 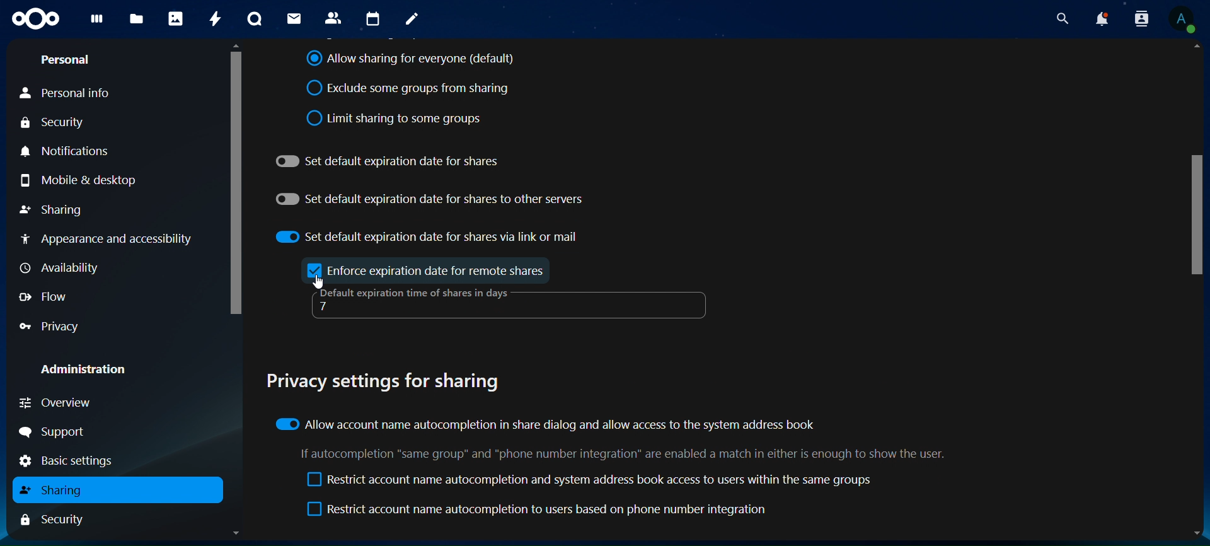 What do you see at coordinates (57, 490) in the screenshot?
I see `sharing` at bounding box center [57, 490].